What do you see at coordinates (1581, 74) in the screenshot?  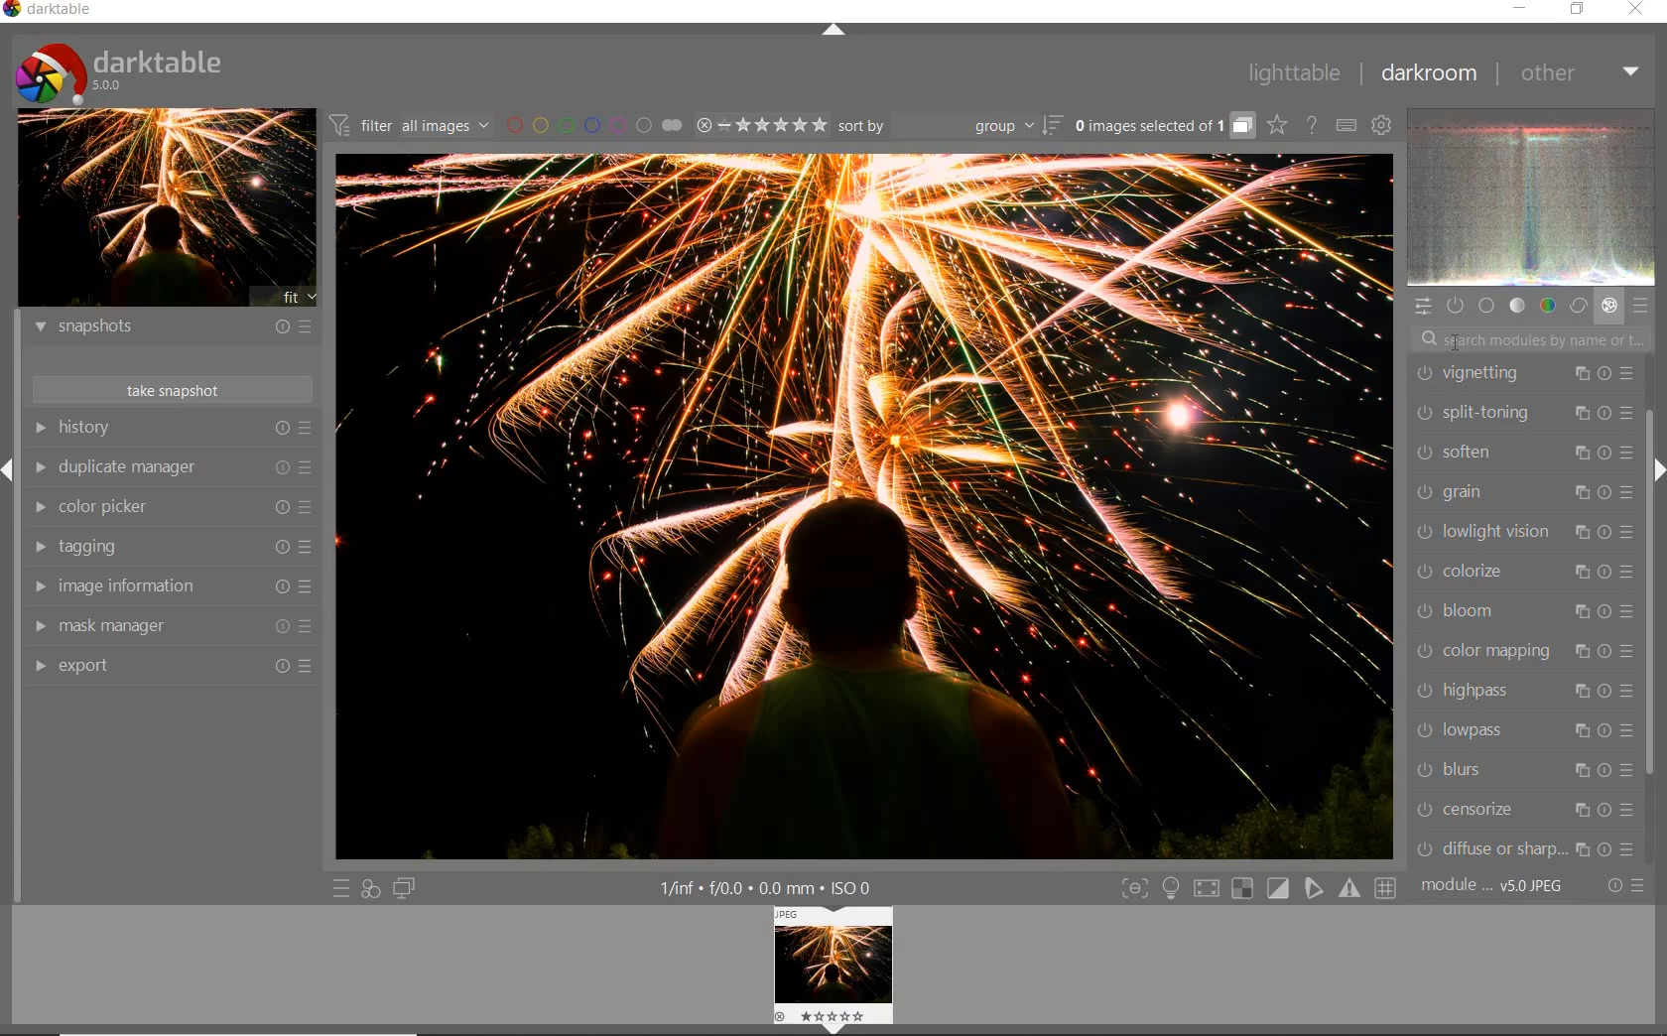 I see `other` at bounding box center [1581, 74].